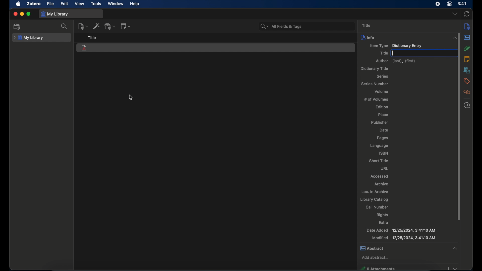 This screenshot has height=271, width=482. What do you see at coordinates (382, 138) in the screenshot?
I see `pages` at bounding box center [382, 138].